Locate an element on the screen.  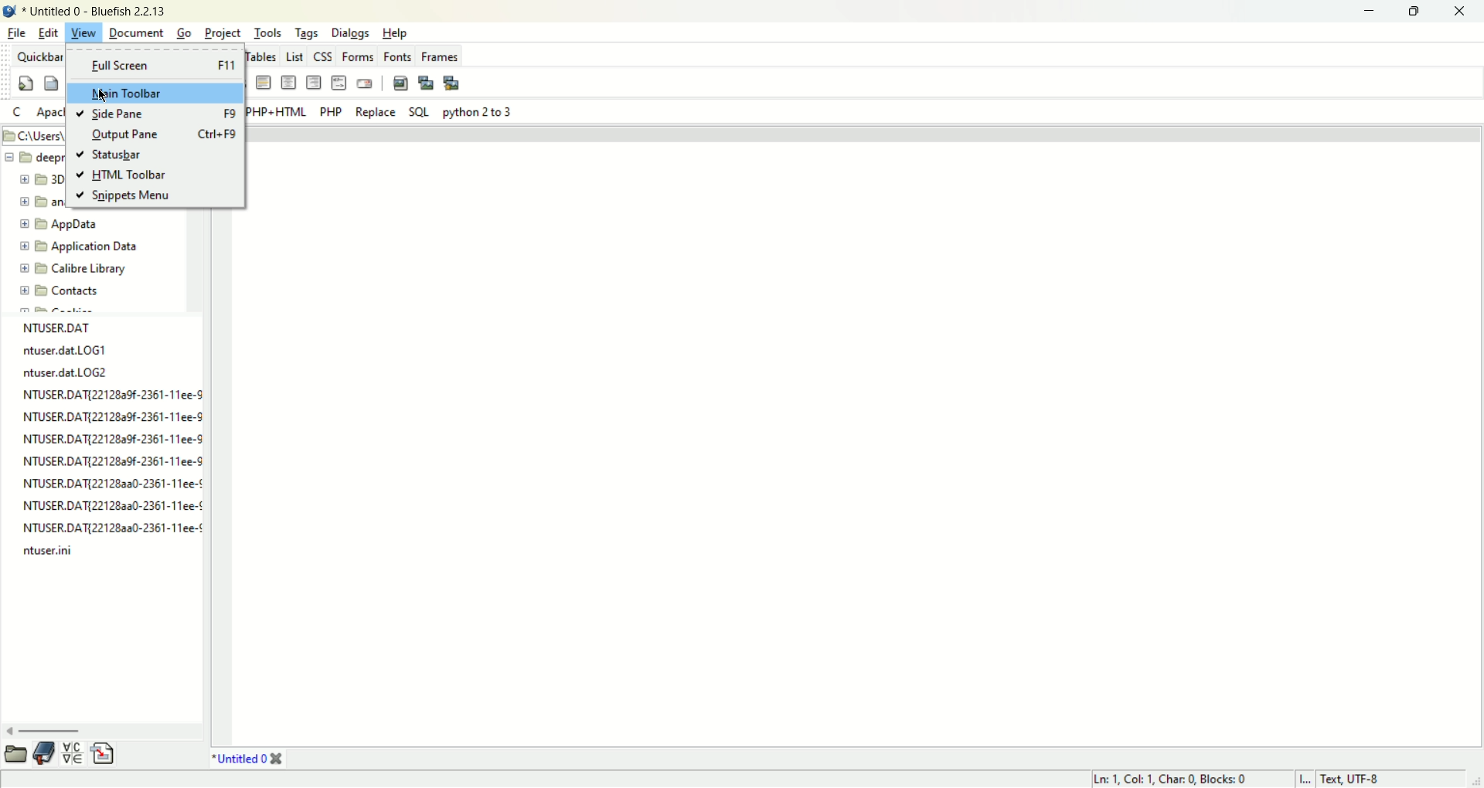
close is located at coordinates (1458, 12).